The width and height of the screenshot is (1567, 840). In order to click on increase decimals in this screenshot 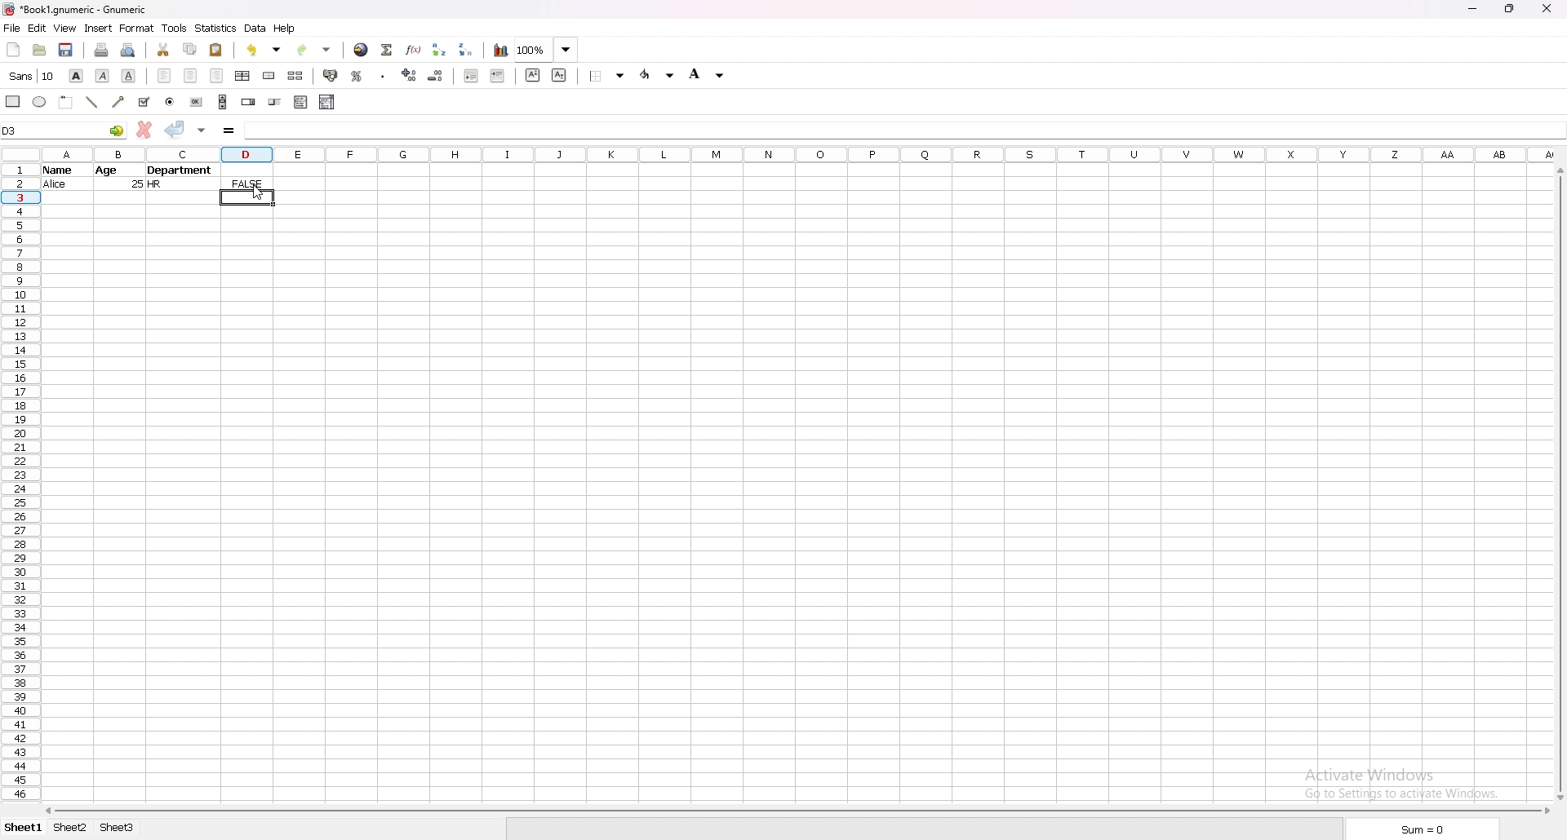, I will do `click(411, 74)`.